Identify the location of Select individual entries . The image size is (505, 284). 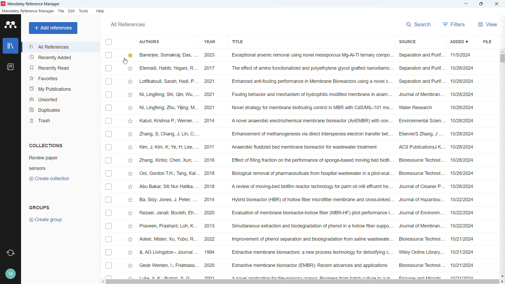
(108, 164).